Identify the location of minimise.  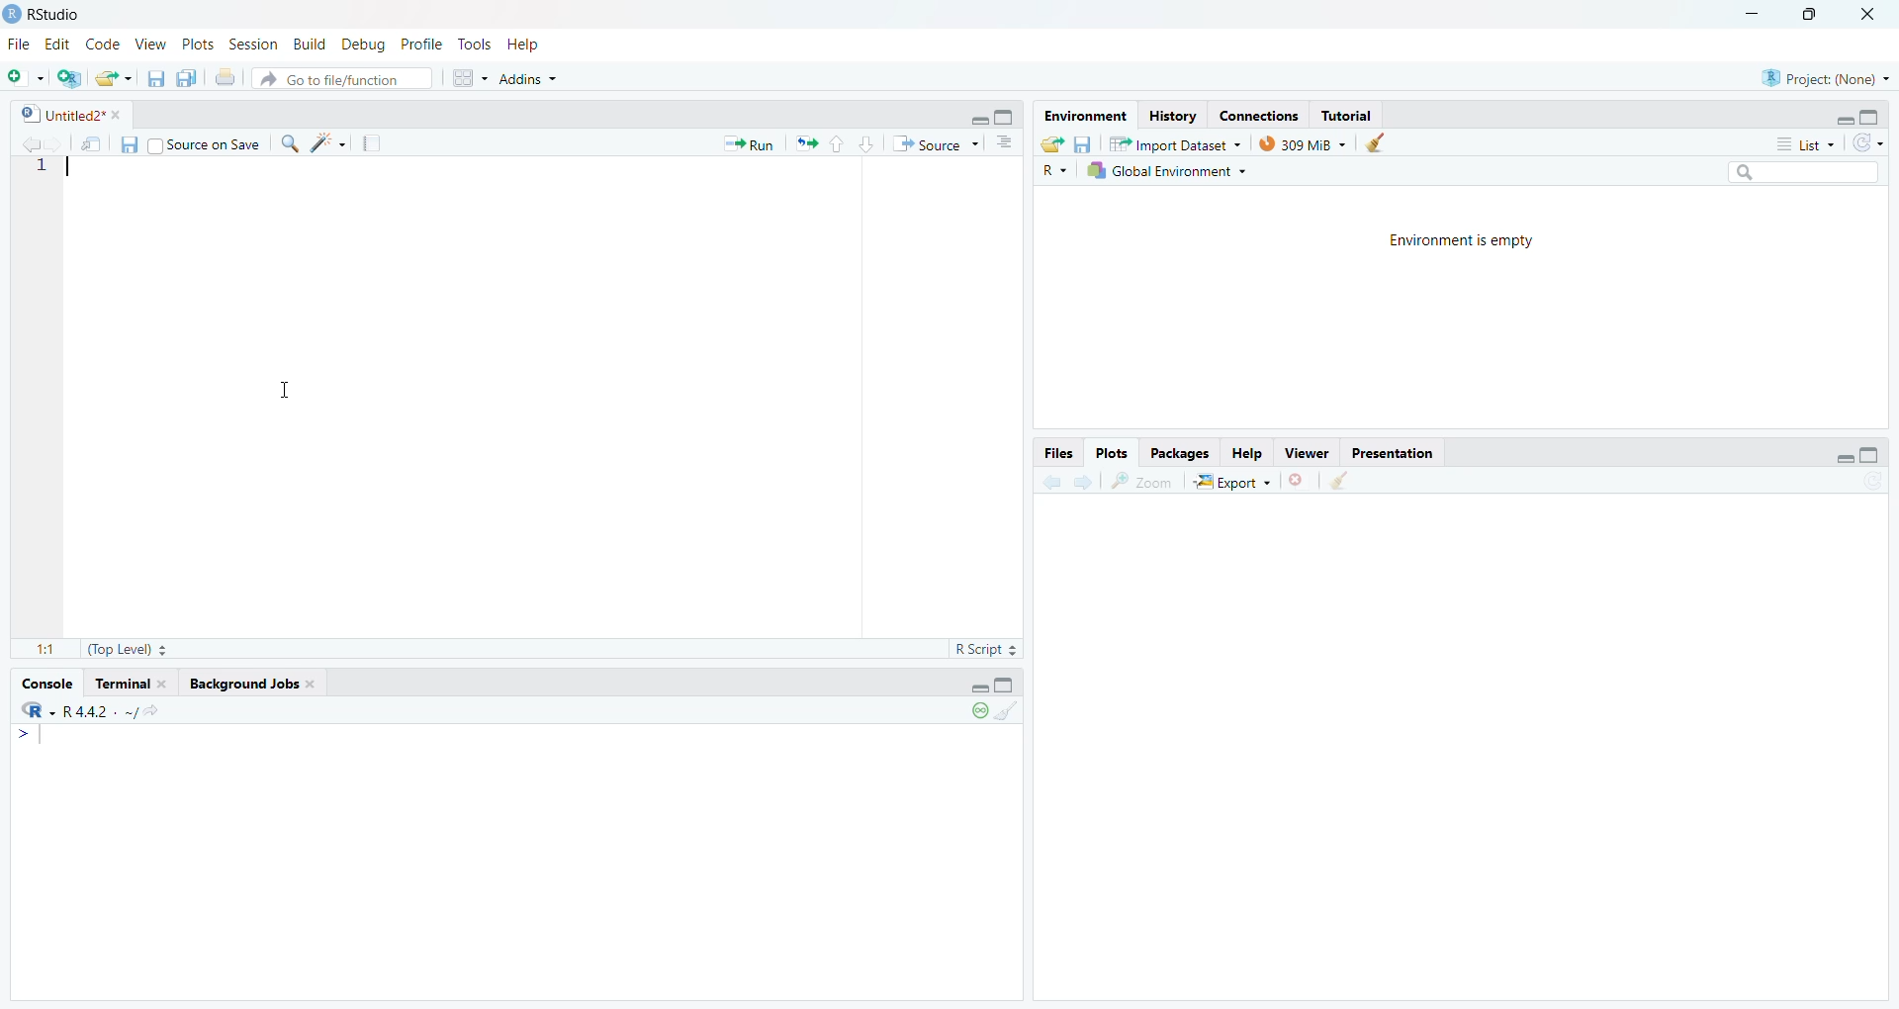
(1838, 459).